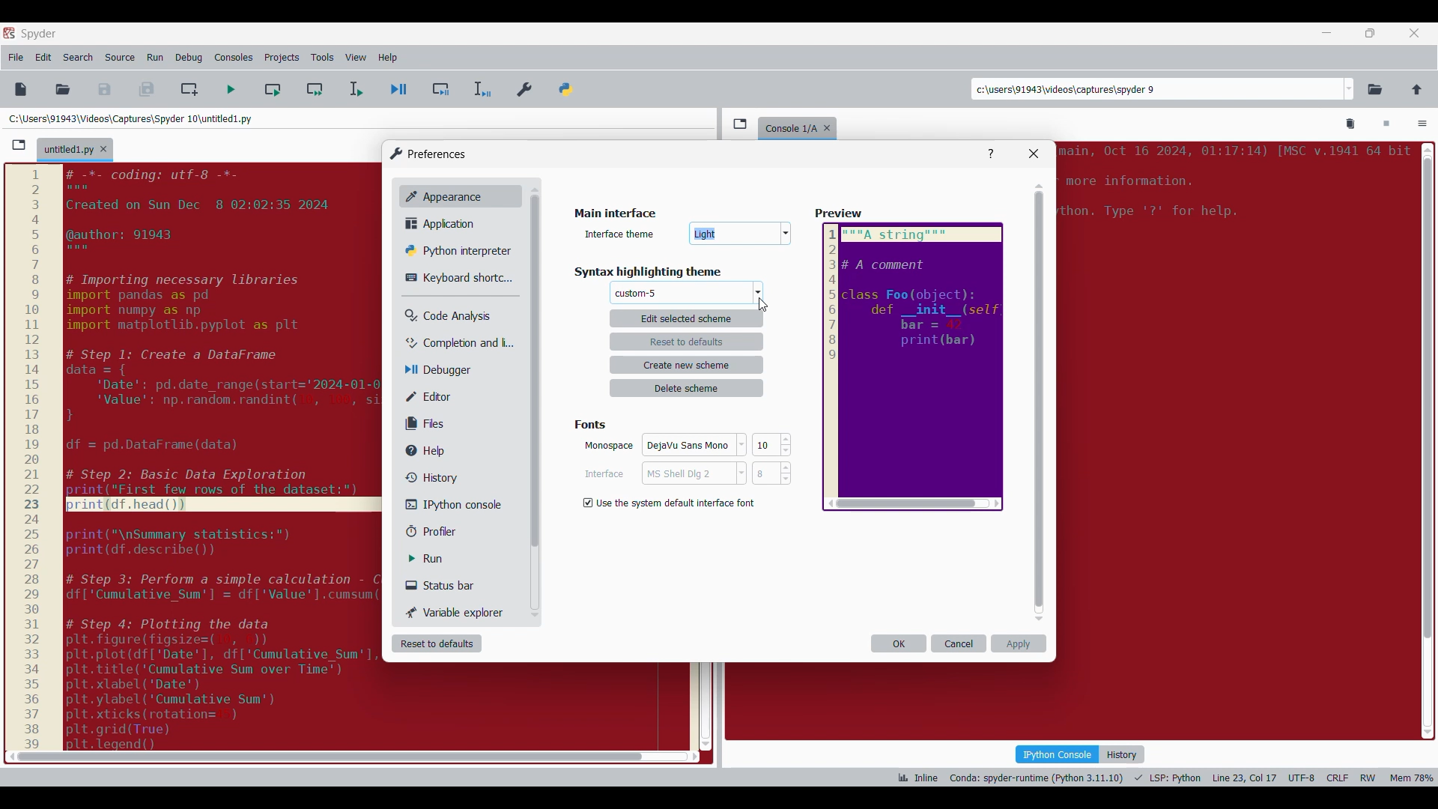 This screenshot has width=1438, height=809. What do you see at coordinates (594, 422) in the screenshot?
I see `fonts` at bounding box center [594, 422].